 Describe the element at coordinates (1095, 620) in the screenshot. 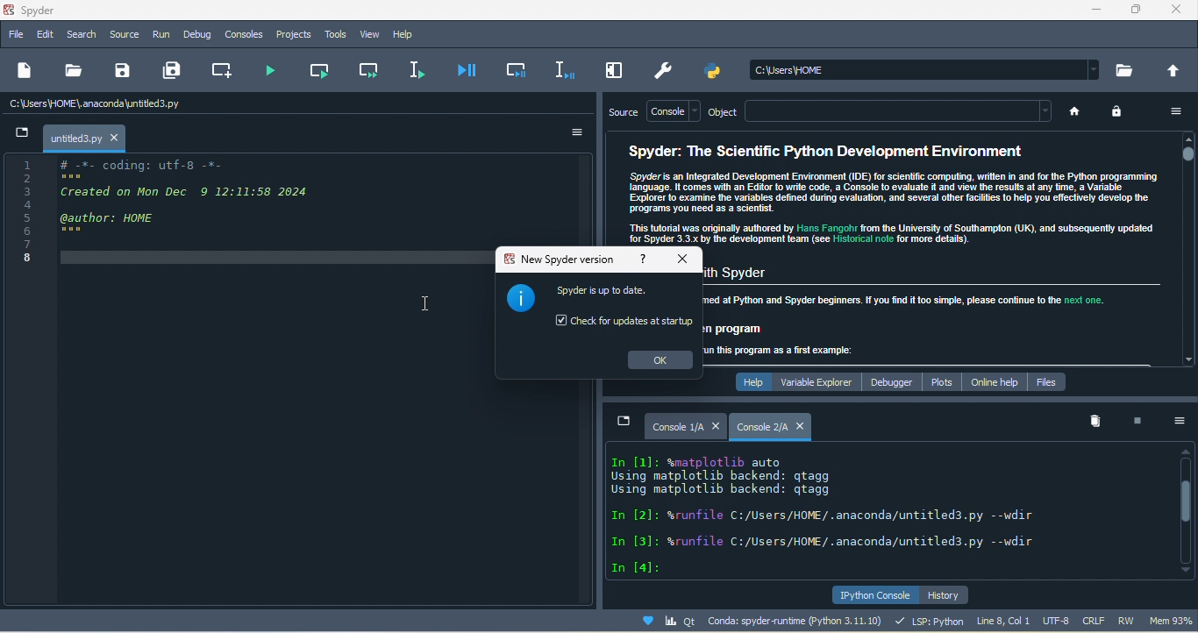

I see `crlf` at that location.